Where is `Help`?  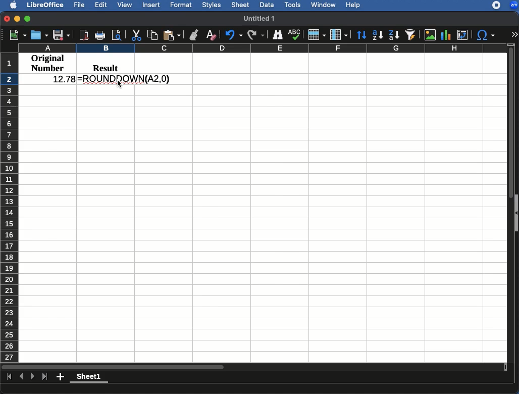 Help is located at coordinates (353, 6).